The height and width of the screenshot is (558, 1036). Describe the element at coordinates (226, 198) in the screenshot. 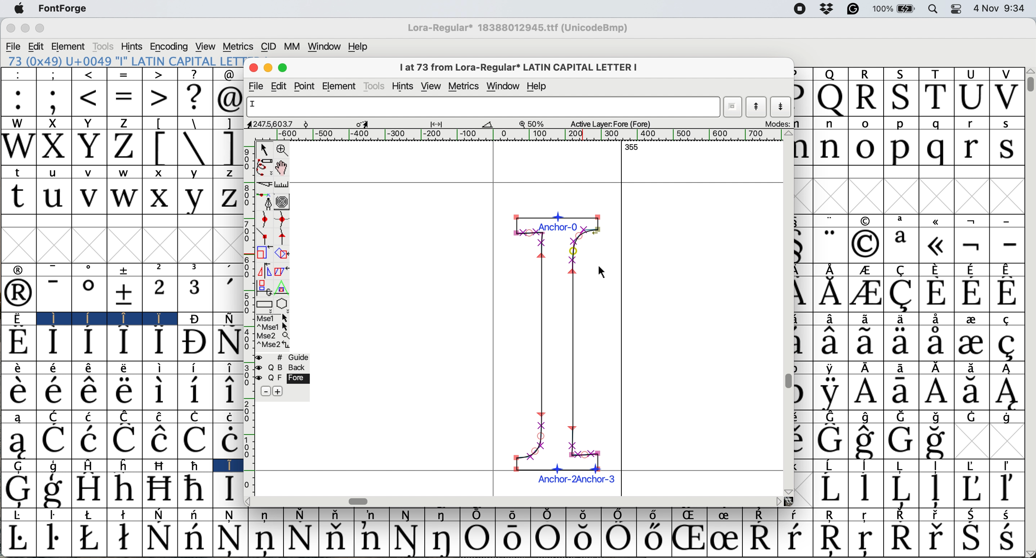

I see `z` at that location.